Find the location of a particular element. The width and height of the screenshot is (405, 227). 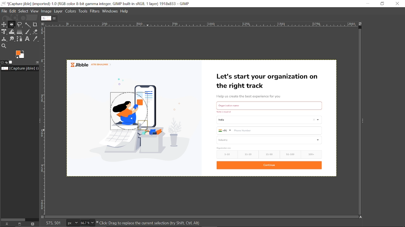

help is located at coordinates (125, 11).